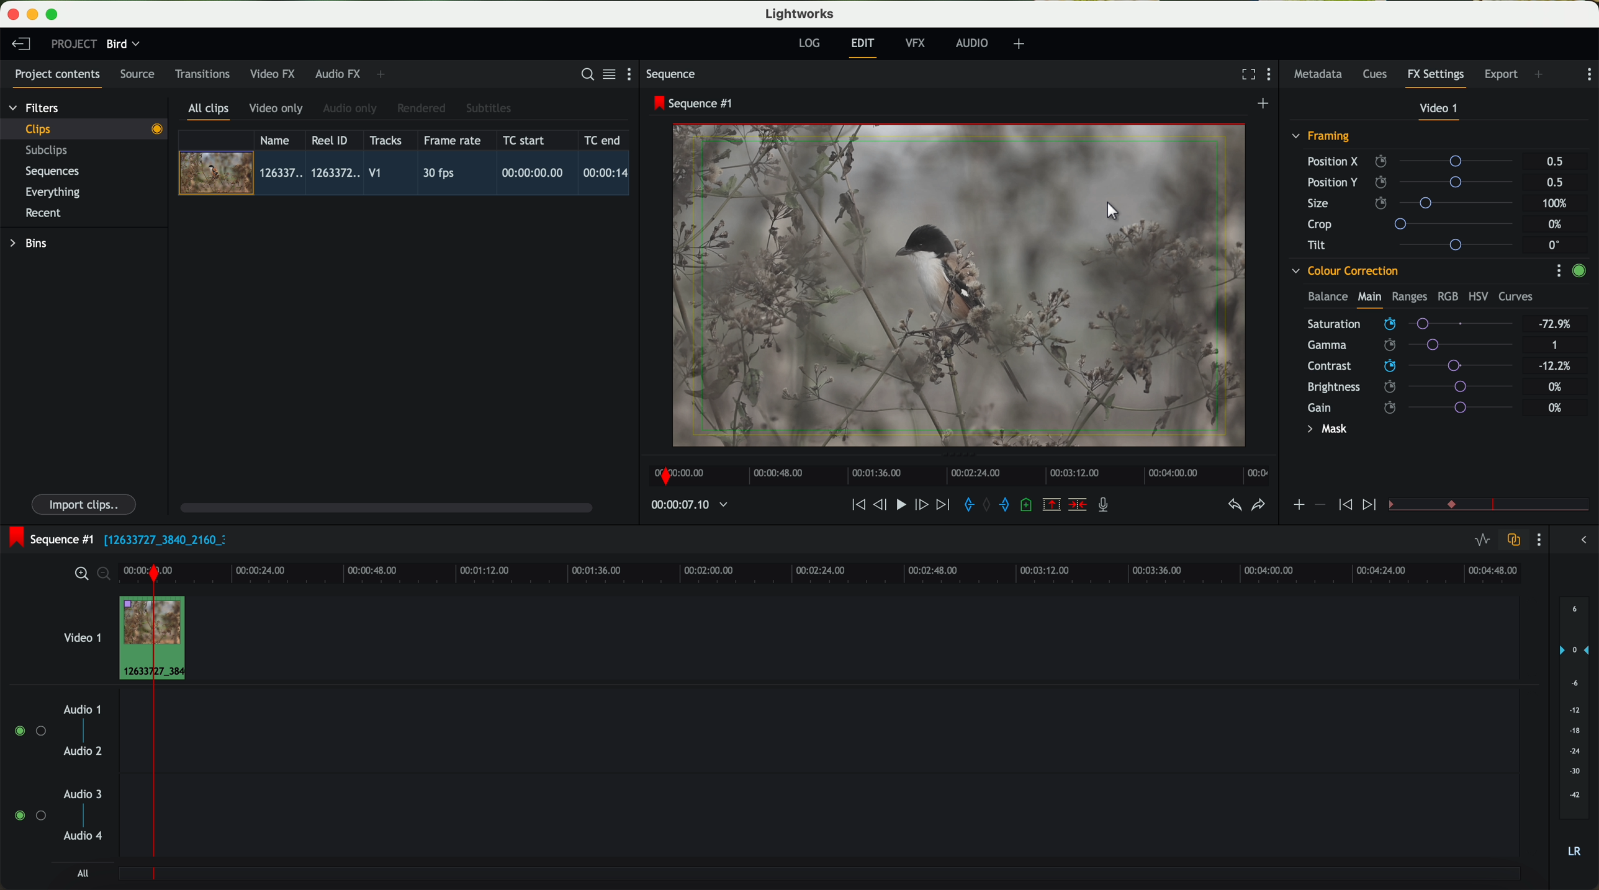  What do you see at coordinates (137, 75) in the screenshot?
I see `source` at bounding box center [137, 75].